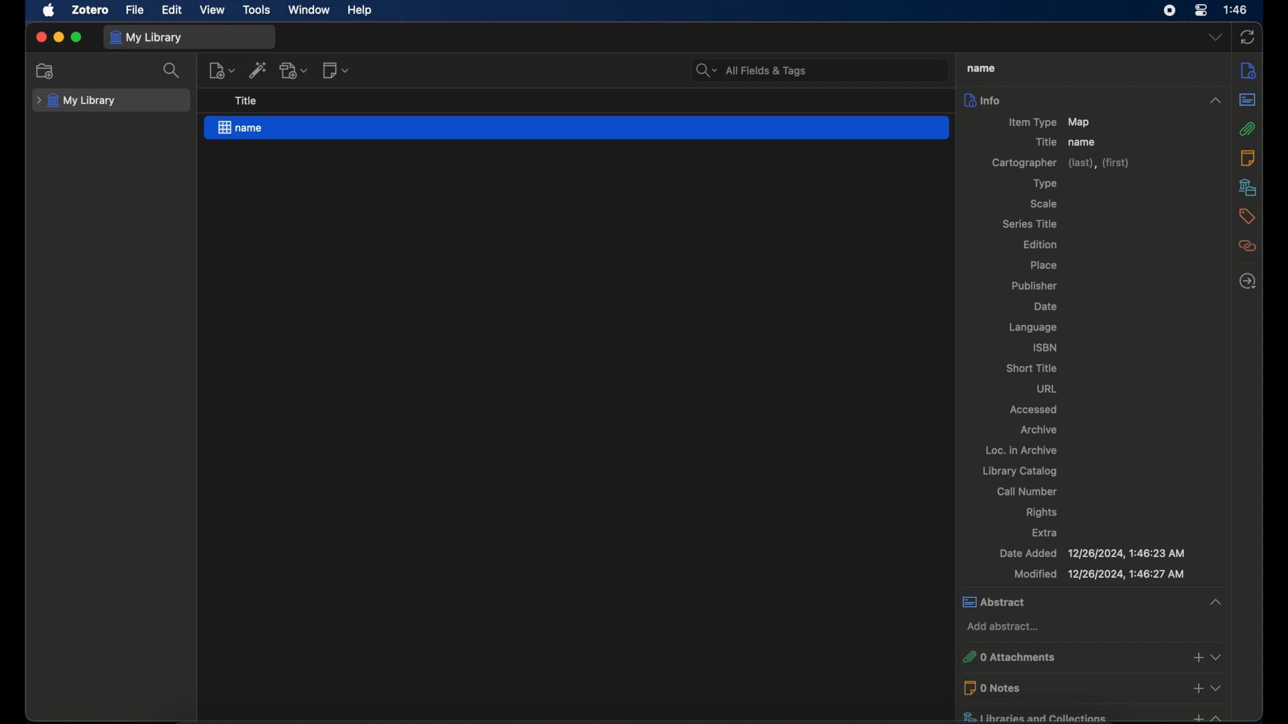 The height and width of the screenshot is (724, 1288). Describe the element at coordinates (222, 70) in the screenshot. I see `new item` at that location.